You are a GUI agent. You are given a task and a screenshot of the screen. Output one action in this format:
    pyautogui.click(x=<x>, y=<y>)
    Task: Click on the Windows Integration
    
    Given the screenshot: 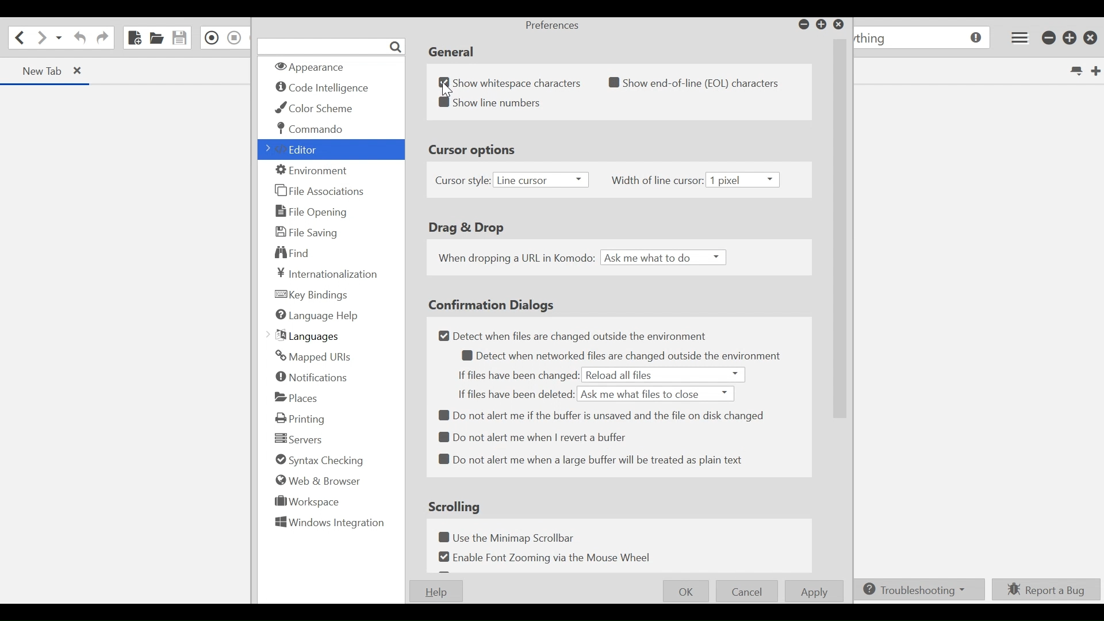 What is the action you would take?
    pyautogui.click(x=328, y=524)
    